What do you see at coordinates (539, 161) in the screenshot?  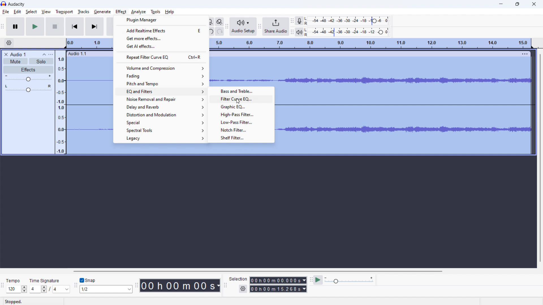 I see `vertical scrollbar` at bounding box center [539, 161].